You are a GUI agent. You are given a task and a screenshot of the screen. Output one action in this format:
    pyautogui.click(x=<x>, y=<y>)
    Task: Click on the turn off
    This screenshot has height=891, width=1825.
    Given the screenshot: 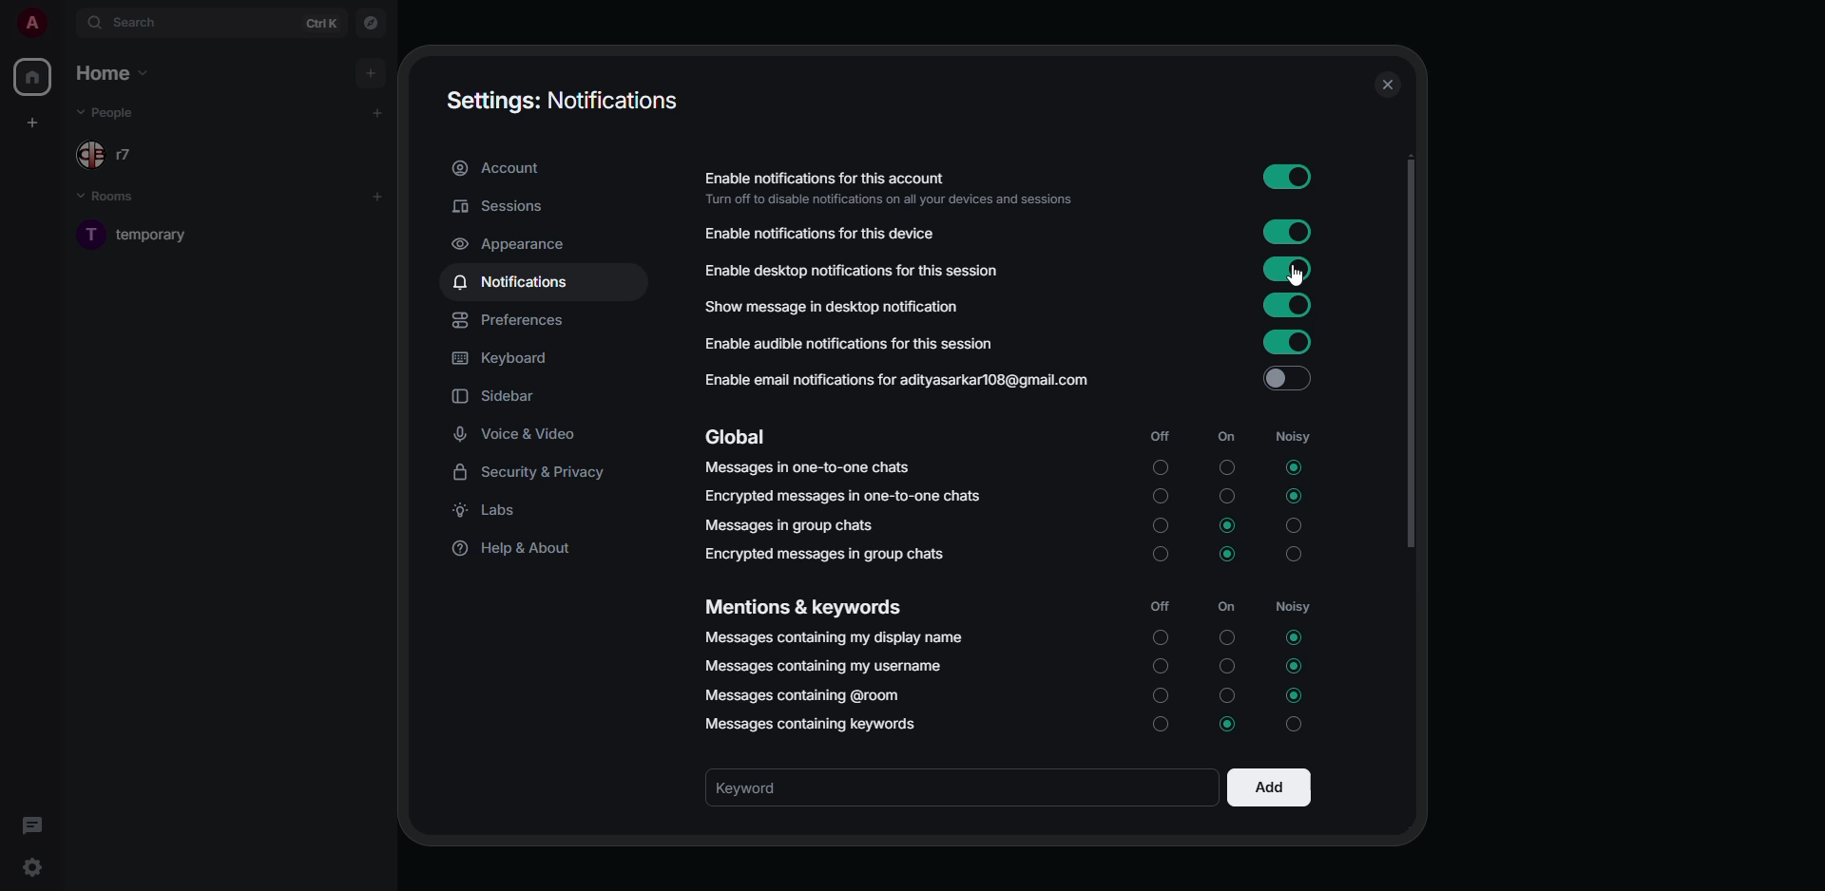 What is the action you would take?
    pyautogui.click(x=1227, y=667)
    